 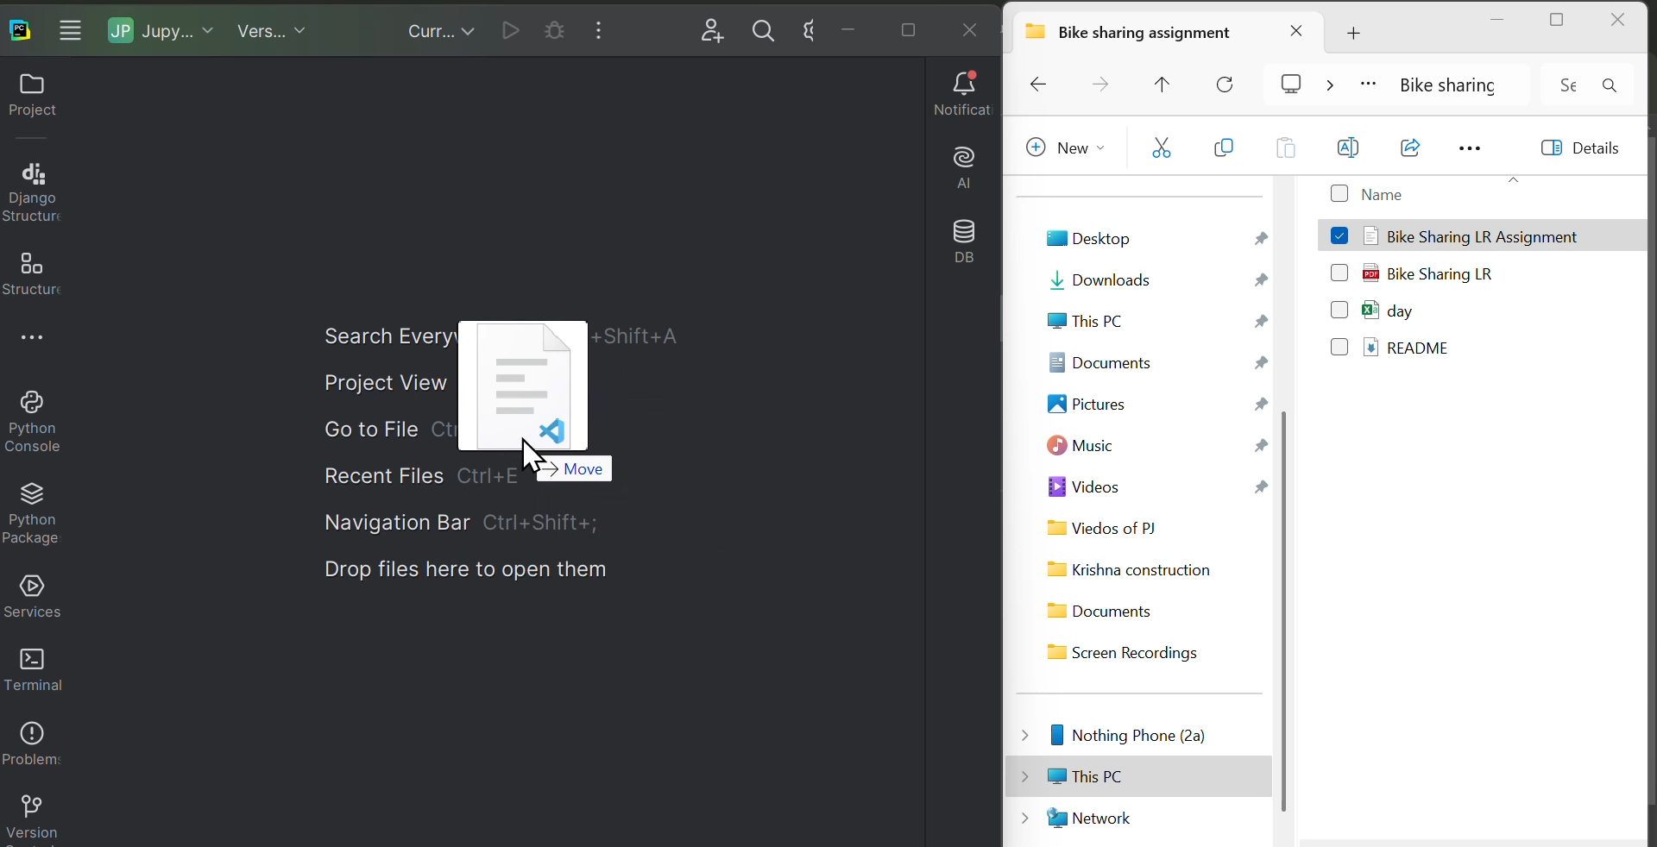 What do you see at coordinates (554, 26) in the screenshot?
I see `Current cell` at bounding box center [554, 26].